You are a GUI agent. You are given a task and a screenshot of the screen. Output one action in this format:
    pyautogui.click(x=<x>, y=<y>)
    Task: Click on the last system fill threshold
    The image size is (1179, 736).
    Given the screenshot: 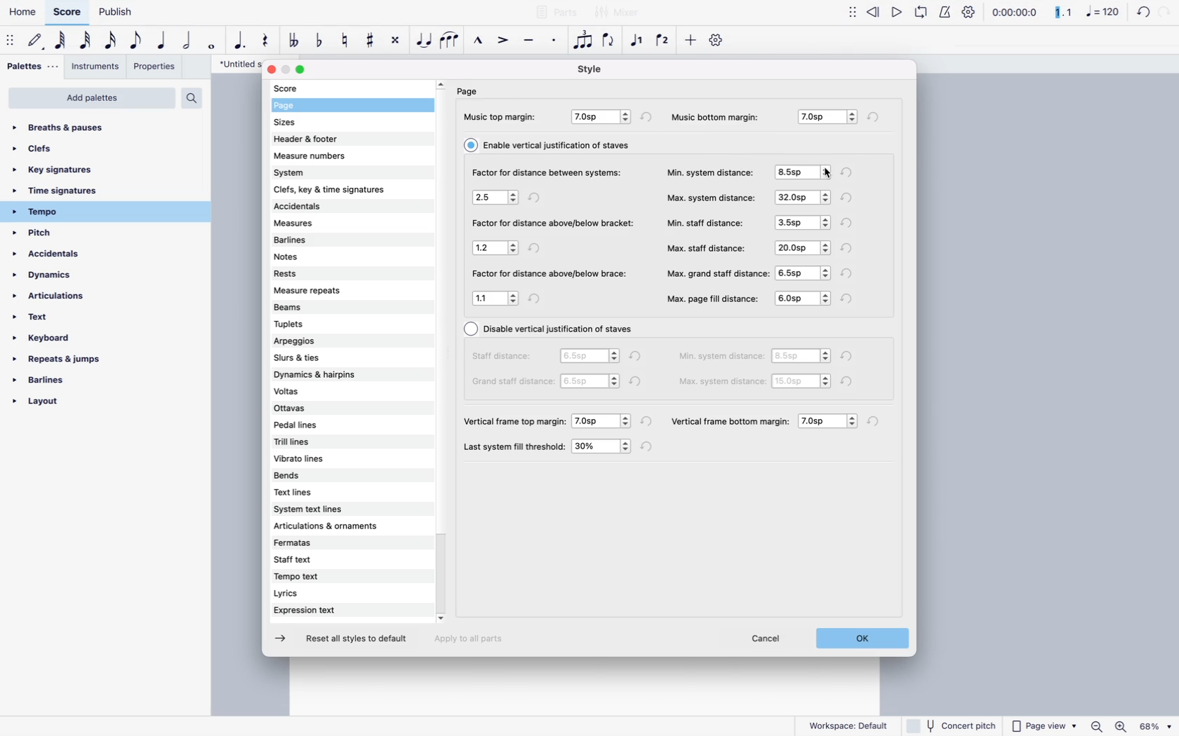 What is the action you would take?
    pyautogui.click(x=516, y=447)
    